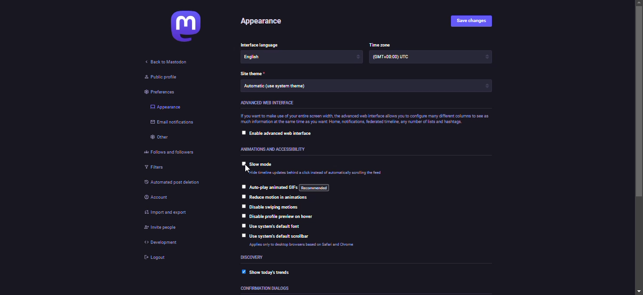 The width and height of the screenshot is (643, 295). What do you see at coordinates (252, 258) in the screenshot?
I see `discovery` at bounding box center [252, 258].